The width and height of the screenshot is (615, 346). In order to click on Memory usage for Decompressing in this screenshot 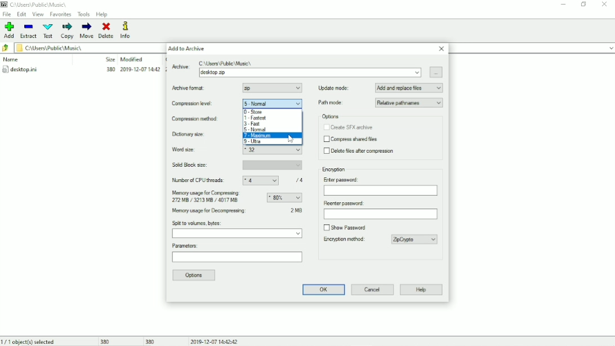, I will do `click(237, 212)`.